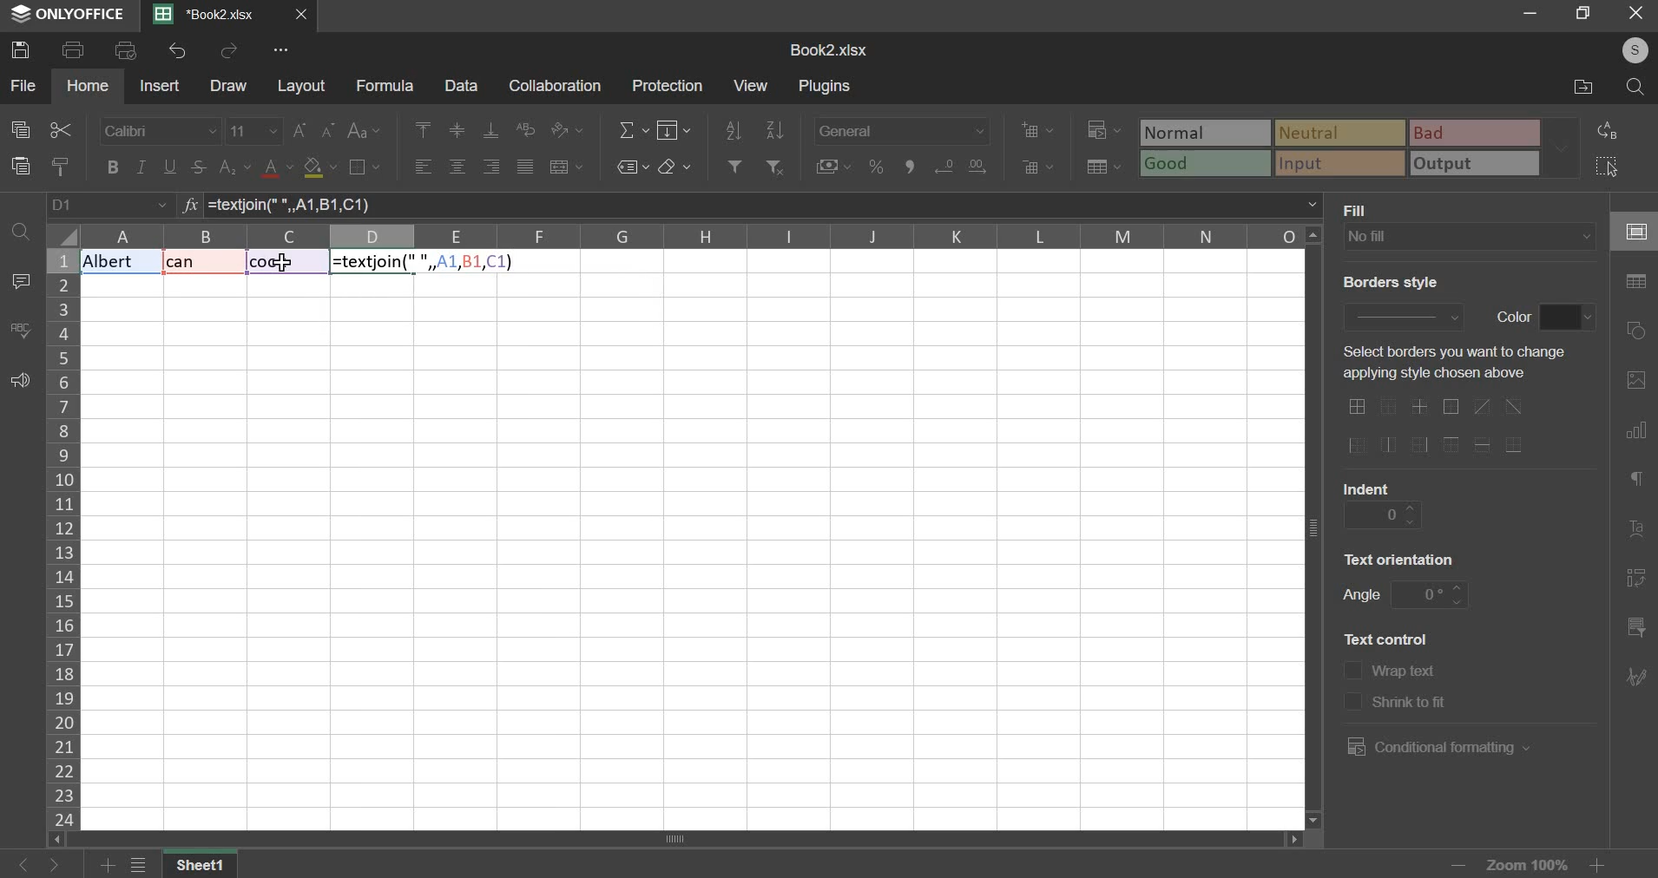  I want to click on chart, so click(1635, 434).